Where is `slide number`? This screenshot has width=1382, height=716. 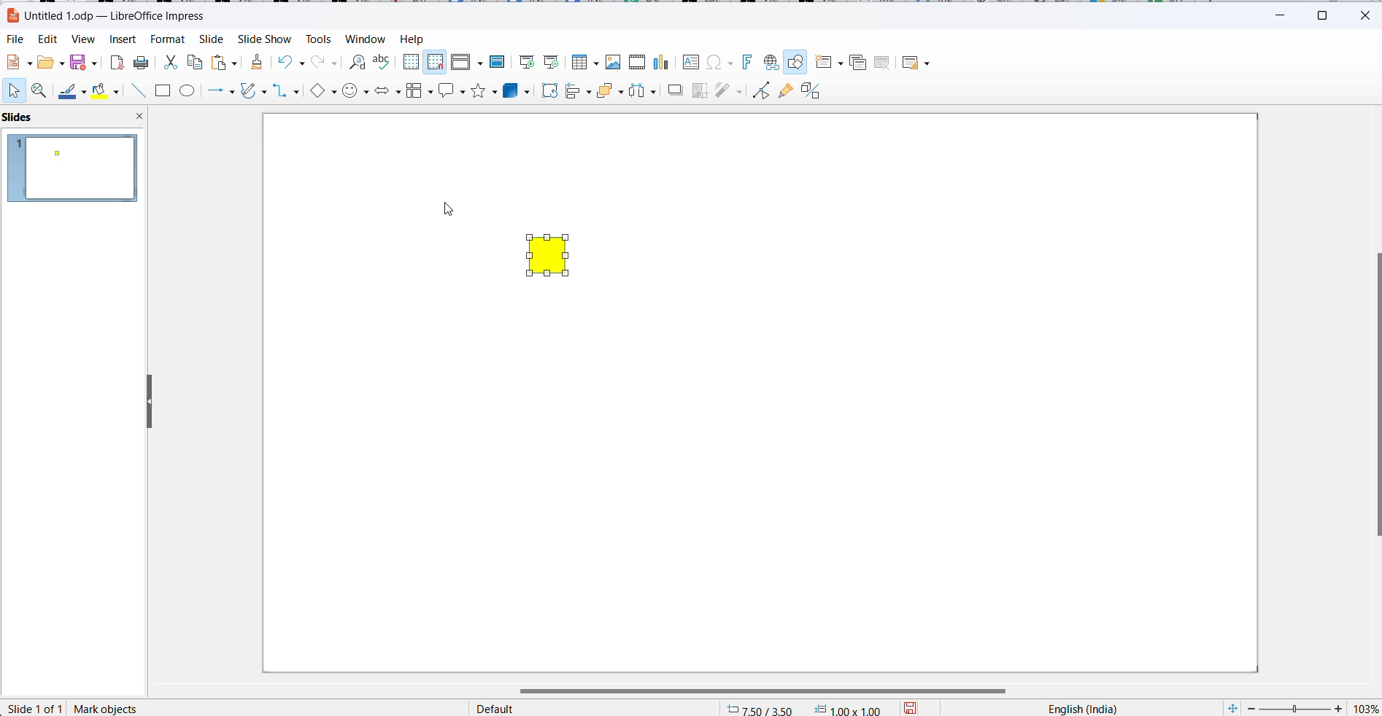
slide number is located at coordinates (36, 708).